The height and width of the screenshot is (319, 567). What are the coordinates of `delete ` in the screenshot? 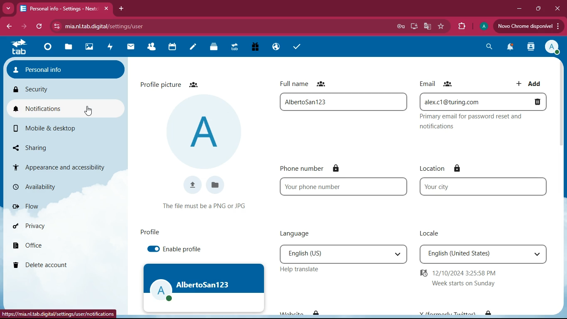 It's located at (53, 265).